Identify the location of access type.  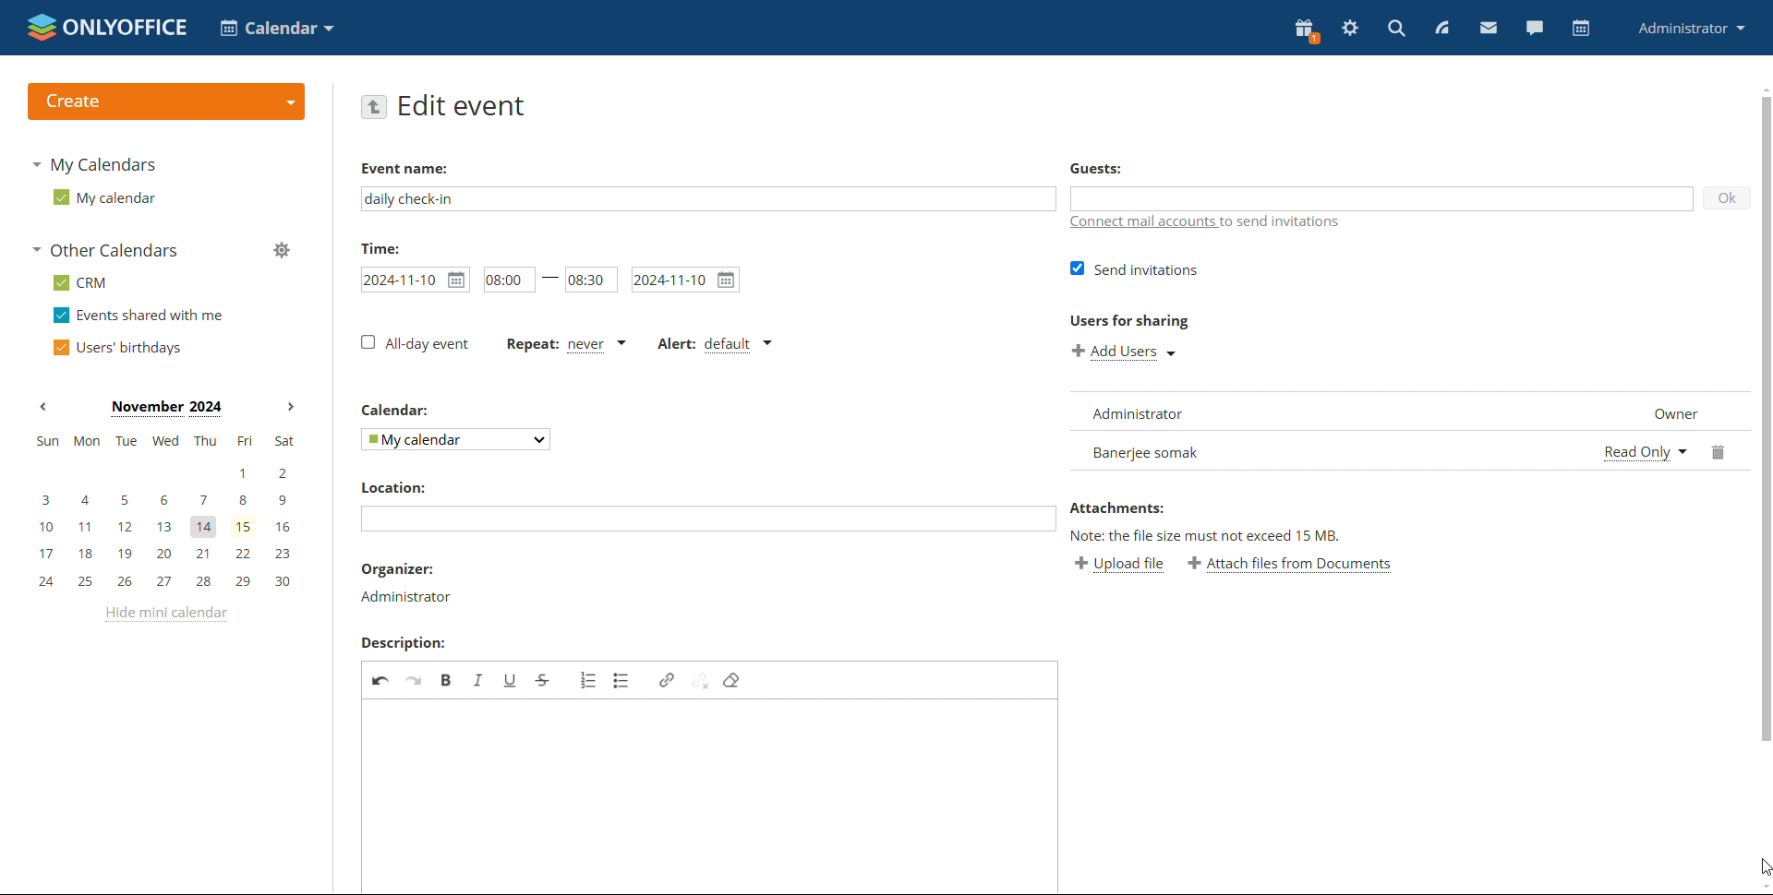
(1646, 452).